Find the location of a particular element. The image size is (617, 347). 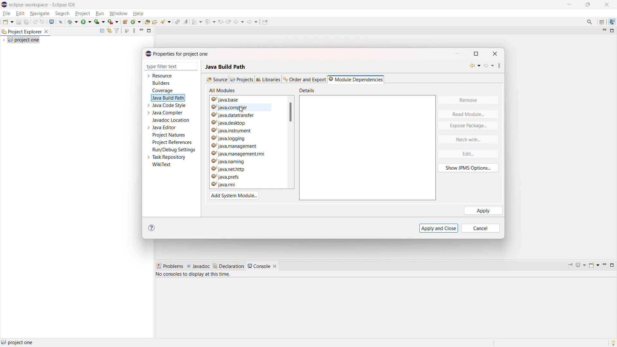

java.prefs is located at coordinates (235, 177).